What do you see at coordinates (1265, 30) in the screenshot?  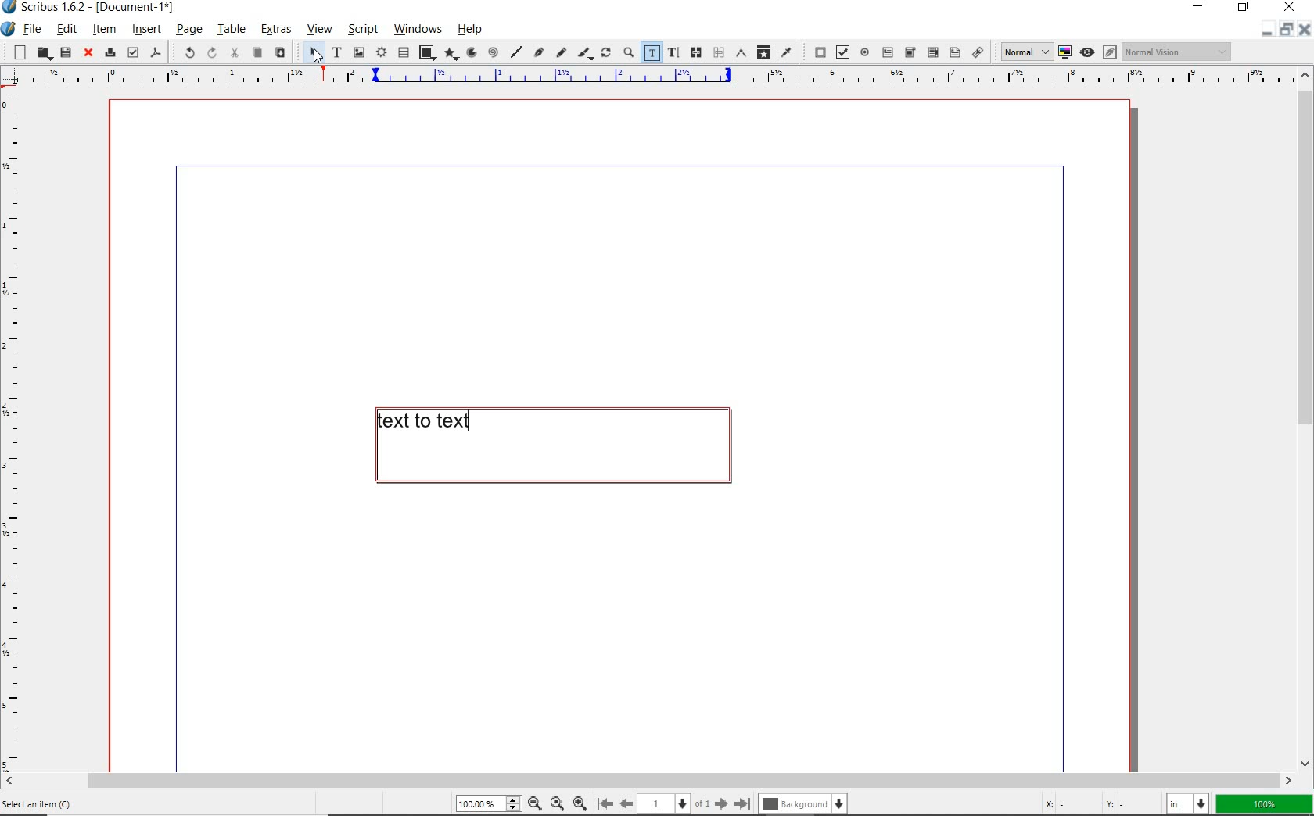 I see `Restore down` at bounding box center [1265, 30].